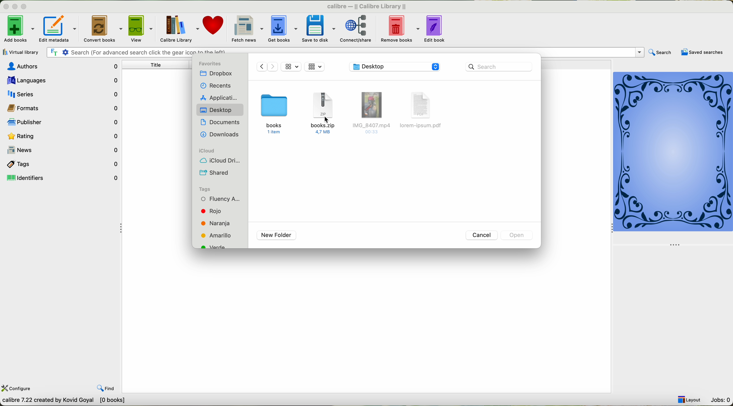 This screenshot has width=733, height=406. What do you see at coordinates (291, 67) in the screenshot?
I see `icon` at bounding box center [291, 67].